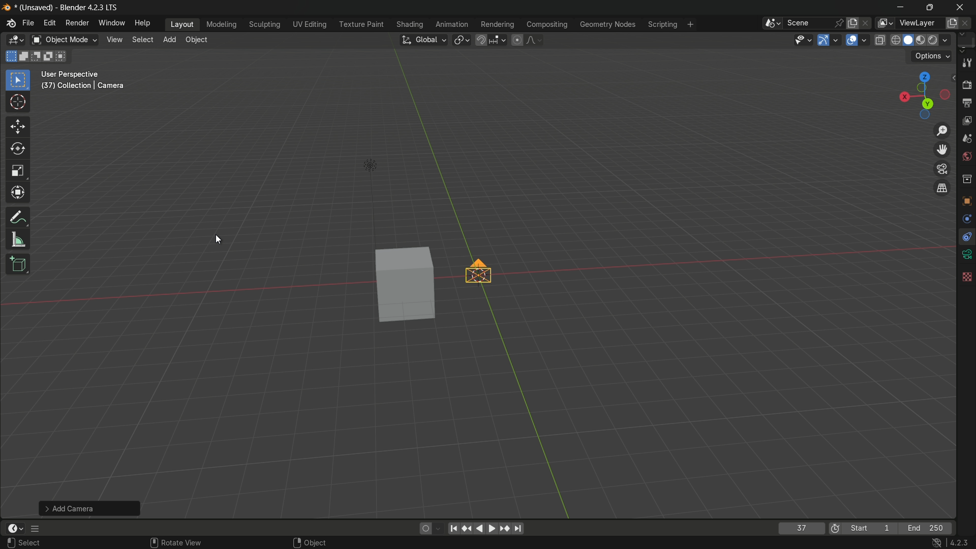  What do you see at coordinates (607, 24) in the screenshot?
I see `geometry nodes menu` at bounding box center [607, 24].